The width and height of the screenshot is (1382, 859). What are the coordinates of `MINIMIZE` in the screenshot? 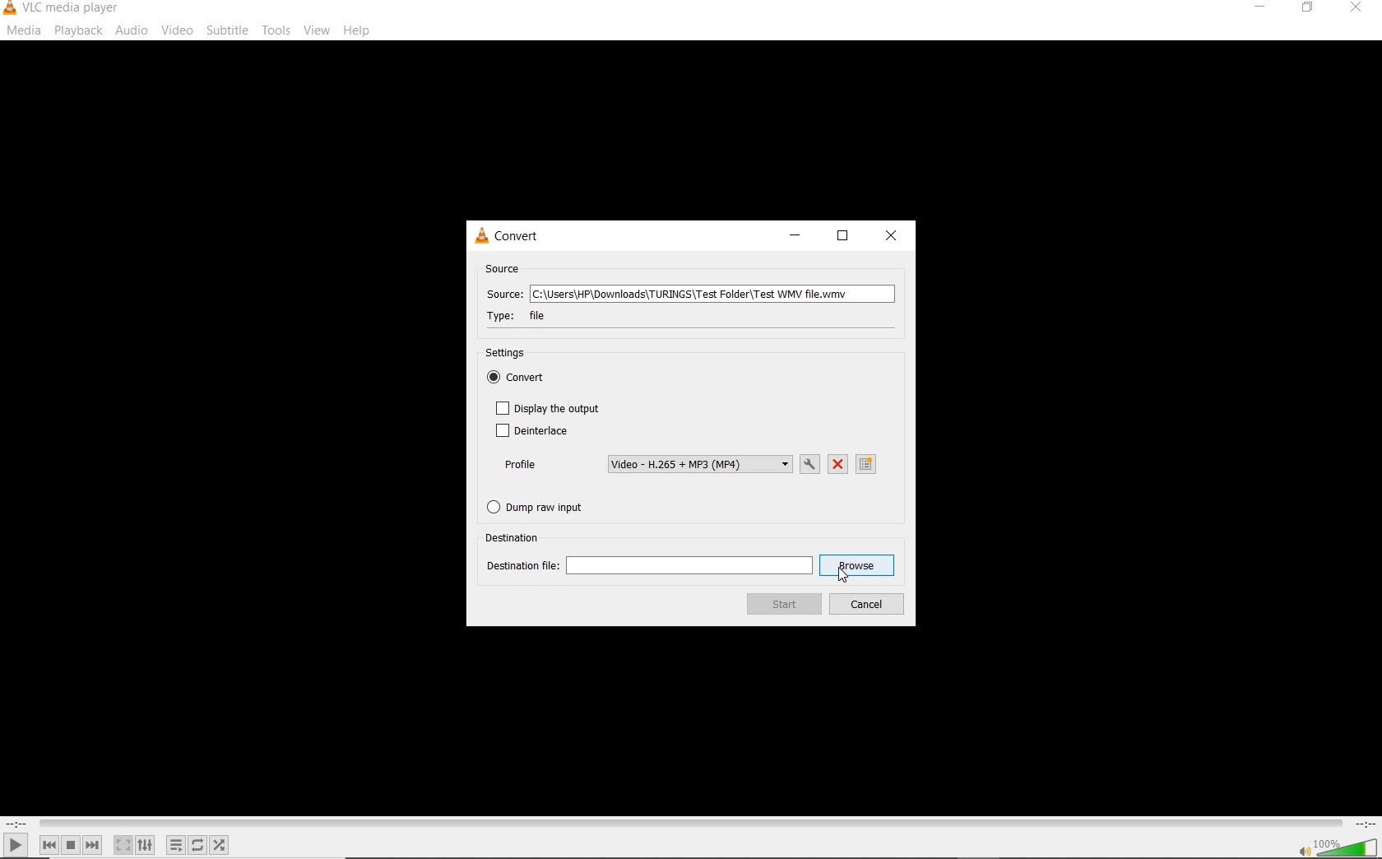 It's located at (792, 238).